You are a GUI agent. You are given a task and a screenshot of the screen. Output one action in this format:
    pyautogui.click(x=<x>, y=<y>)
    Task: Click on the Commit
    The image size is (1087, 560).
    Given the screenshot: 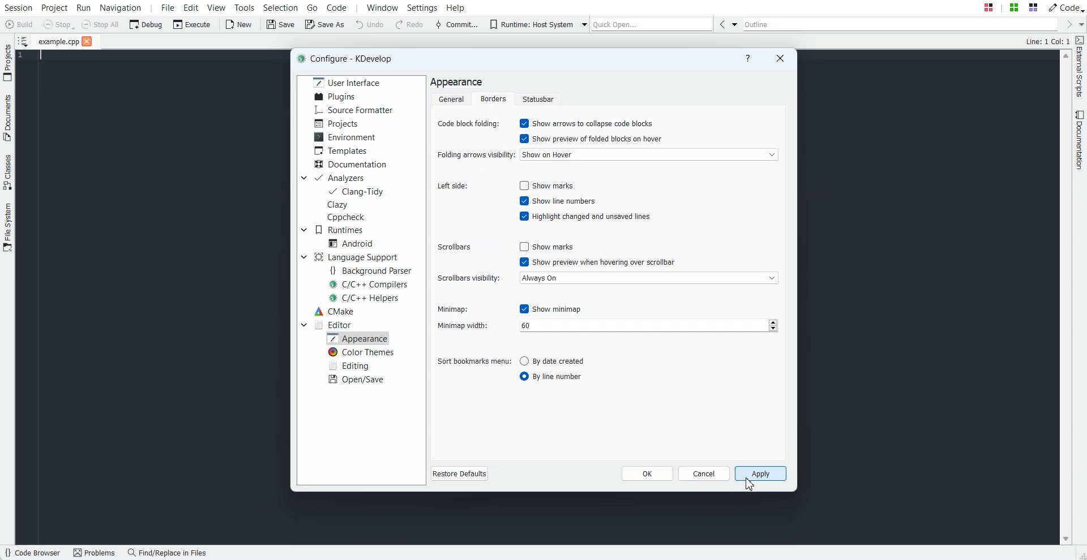 What is the action you would take?
    pyautogui.click(x=457, y=24)
    